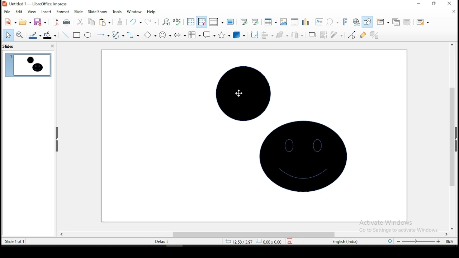 The height and width of the screenshot is (258, 459). I want to click on default, so click(162, 241).